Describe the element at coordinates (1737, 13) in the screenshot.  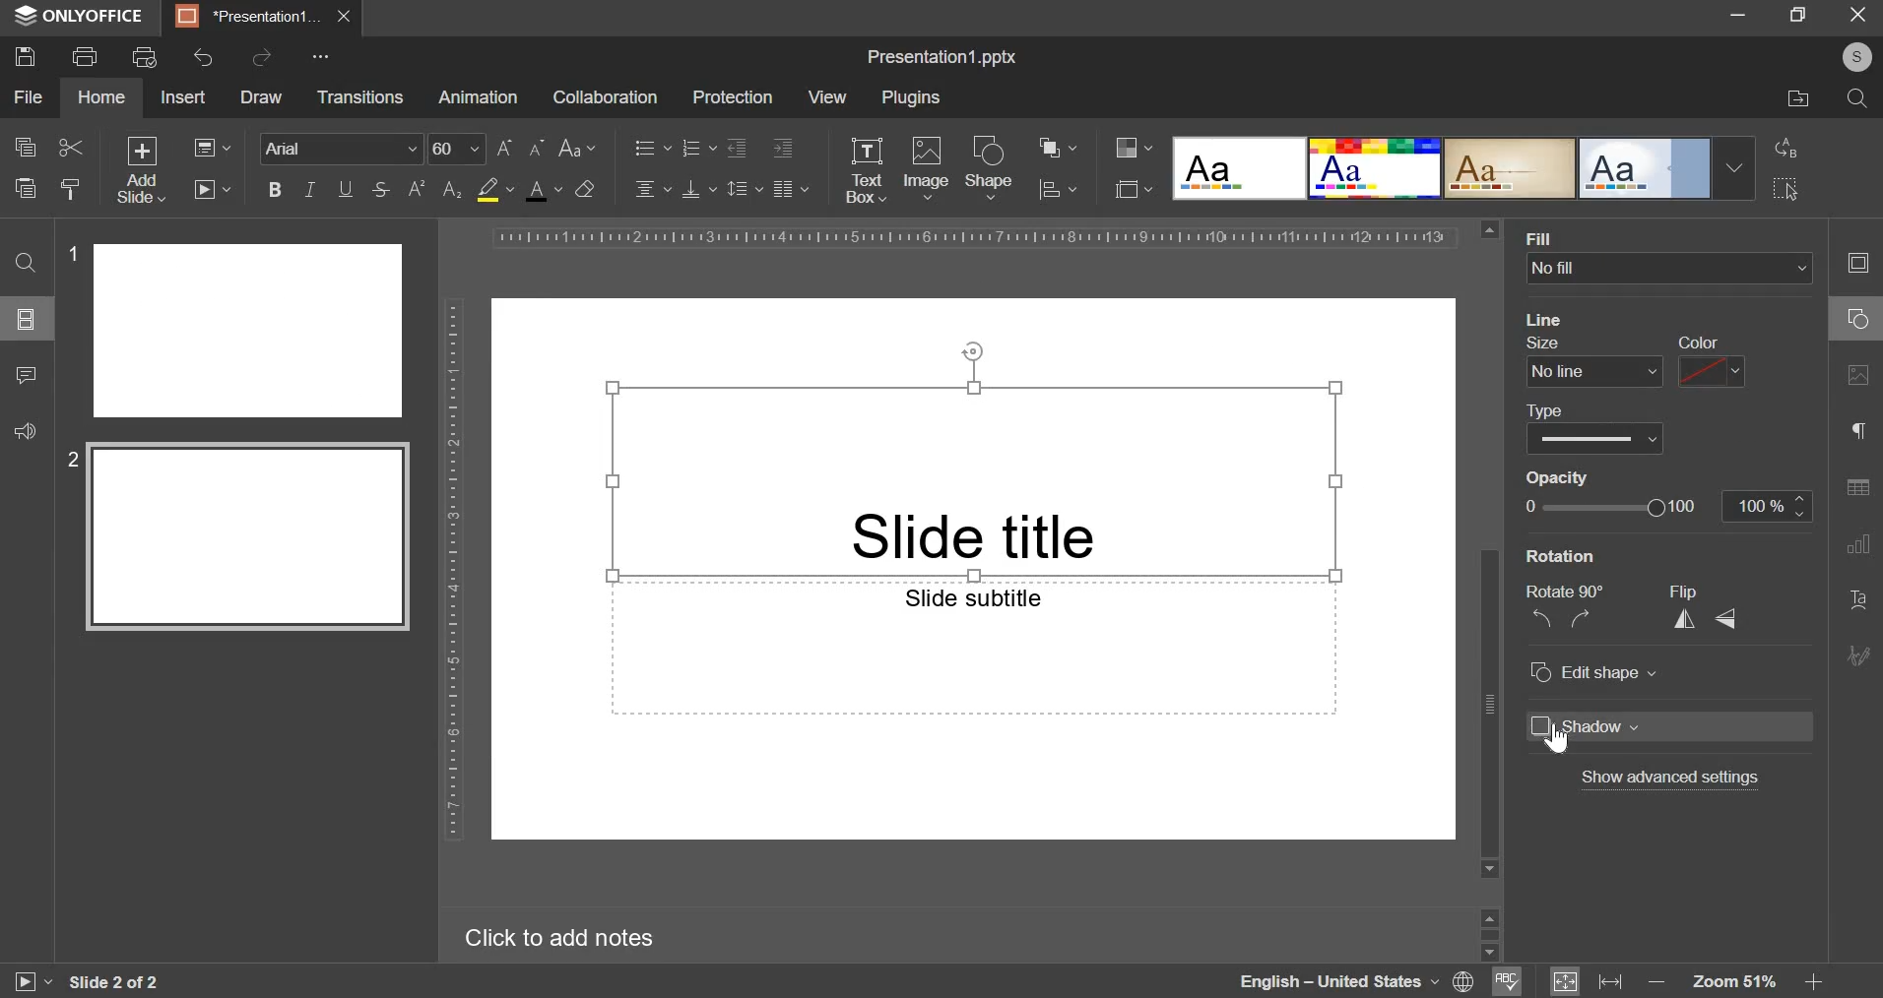
I see `minimize` at that location.